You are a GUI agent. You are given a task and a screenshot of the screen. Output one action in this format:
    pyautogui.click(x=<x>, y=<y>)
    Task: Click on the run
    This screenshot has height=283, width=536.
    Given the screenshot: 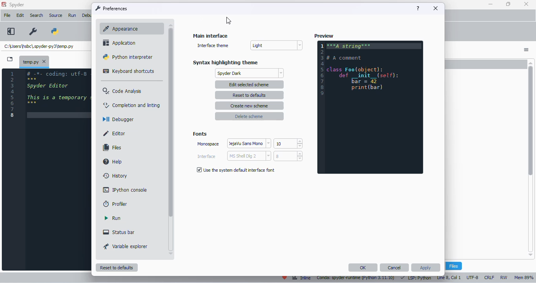 What is the action you would take?
    pyautogui.click(x=113, y=218)
    